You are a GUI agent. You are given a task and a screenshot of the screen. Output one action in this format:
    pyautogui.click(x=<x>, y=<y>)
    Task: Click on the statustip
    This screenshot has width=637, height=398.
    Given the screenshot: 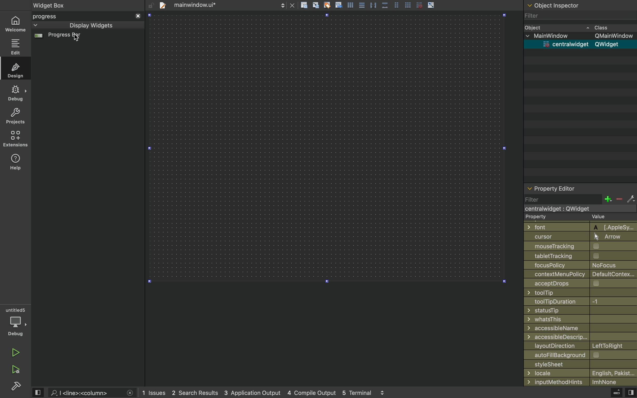 What is the action you would take?
    pyautogui.click(x=578, y=310)
    